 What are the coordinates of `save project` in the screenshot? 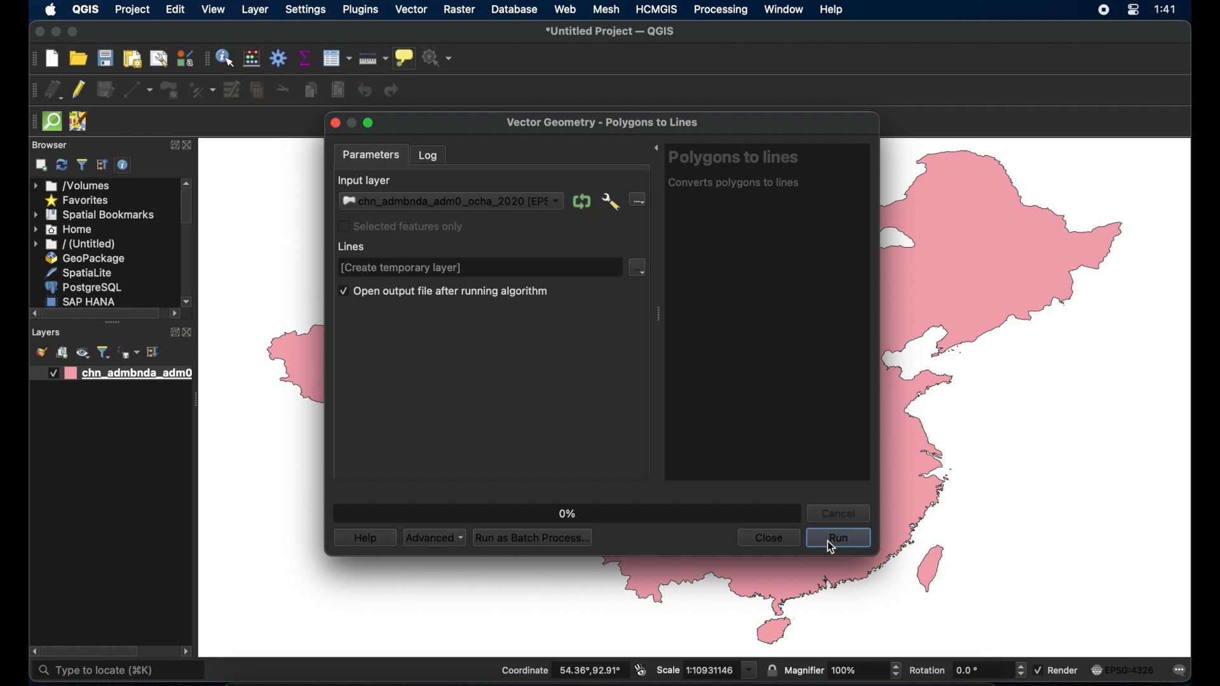 It's located at (105, 58).